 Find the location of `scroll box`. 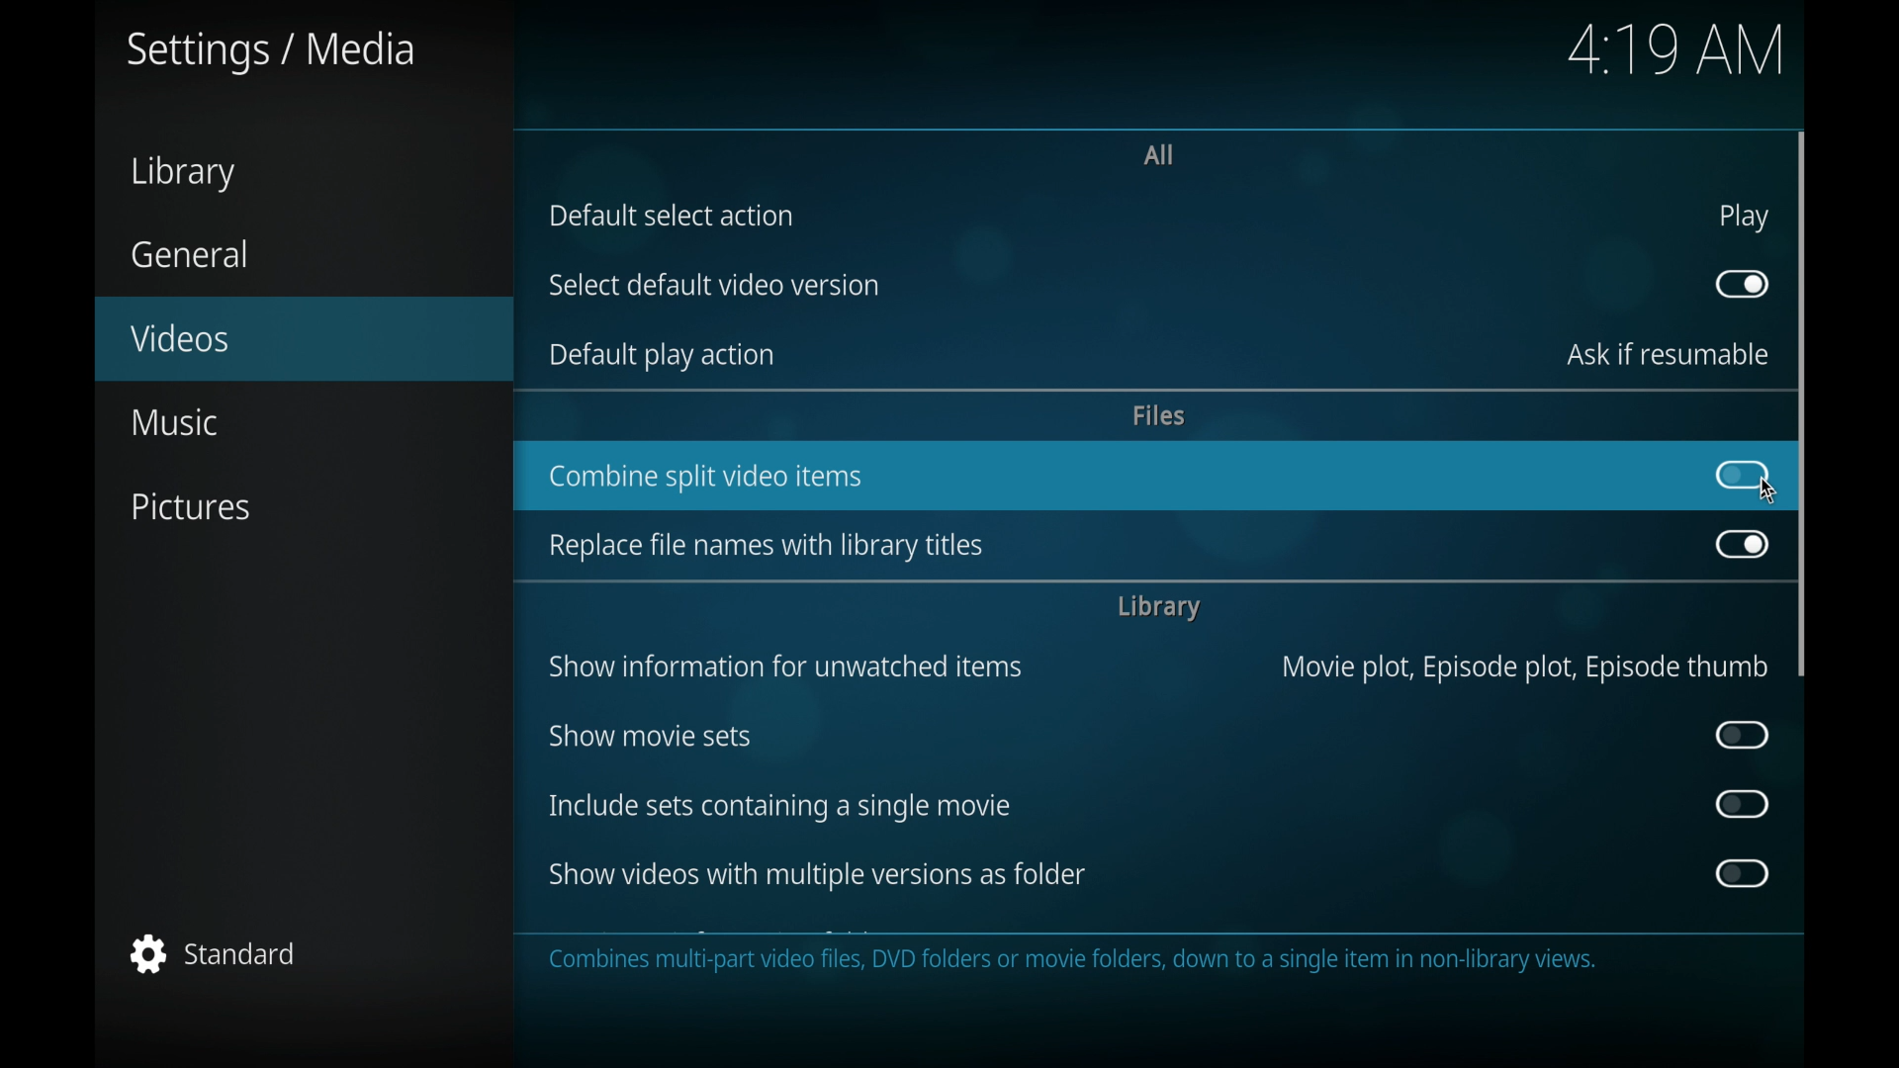

scroll box is located at coordinates (1803, 403).